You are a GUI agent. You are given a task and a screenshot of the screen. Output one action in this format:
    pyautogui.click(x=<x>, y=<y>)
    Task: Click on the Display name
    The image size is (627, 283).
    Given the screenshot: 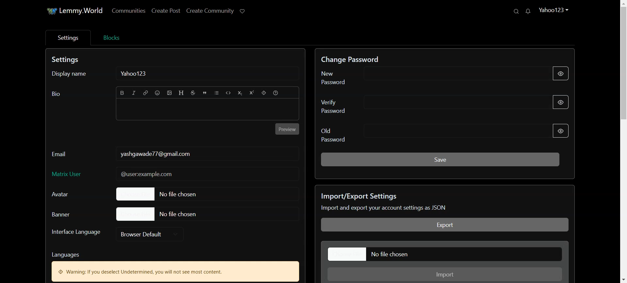 What is the action you would take?
    pyautogui.click(x=75, y=77)
    